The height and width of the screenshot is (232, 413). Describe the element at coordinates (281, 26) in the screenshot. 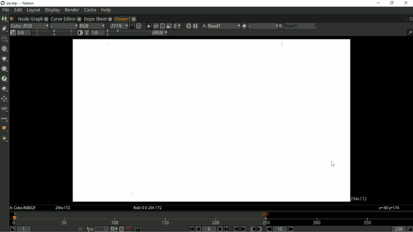

I see `Viewer input B` at that location.